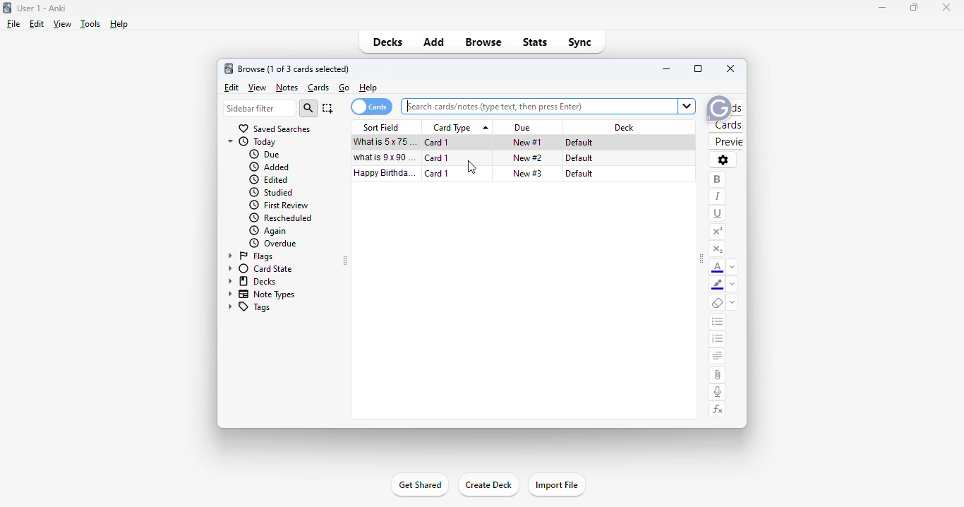  I want to click on change color, so click(734, 267).